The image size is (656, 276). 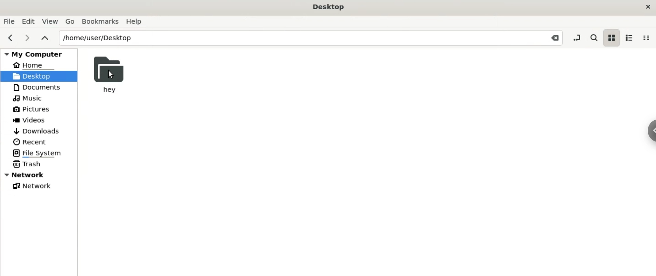 I want to click on Pictures, so click(x=34, y=110).